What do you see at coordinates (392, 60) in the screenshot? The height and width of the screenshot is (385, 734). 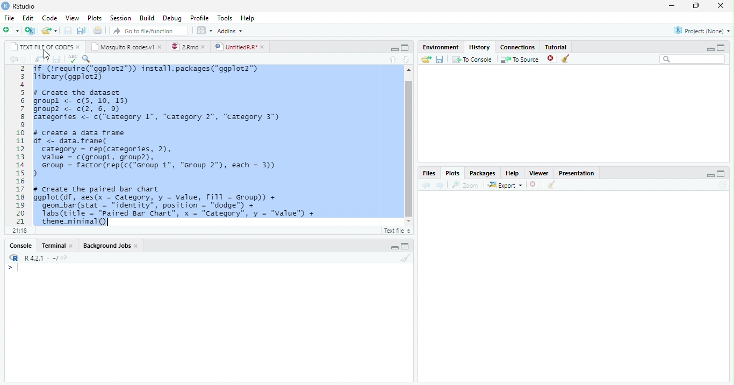 I see `go to previous section` at bounding box center [392, 60].